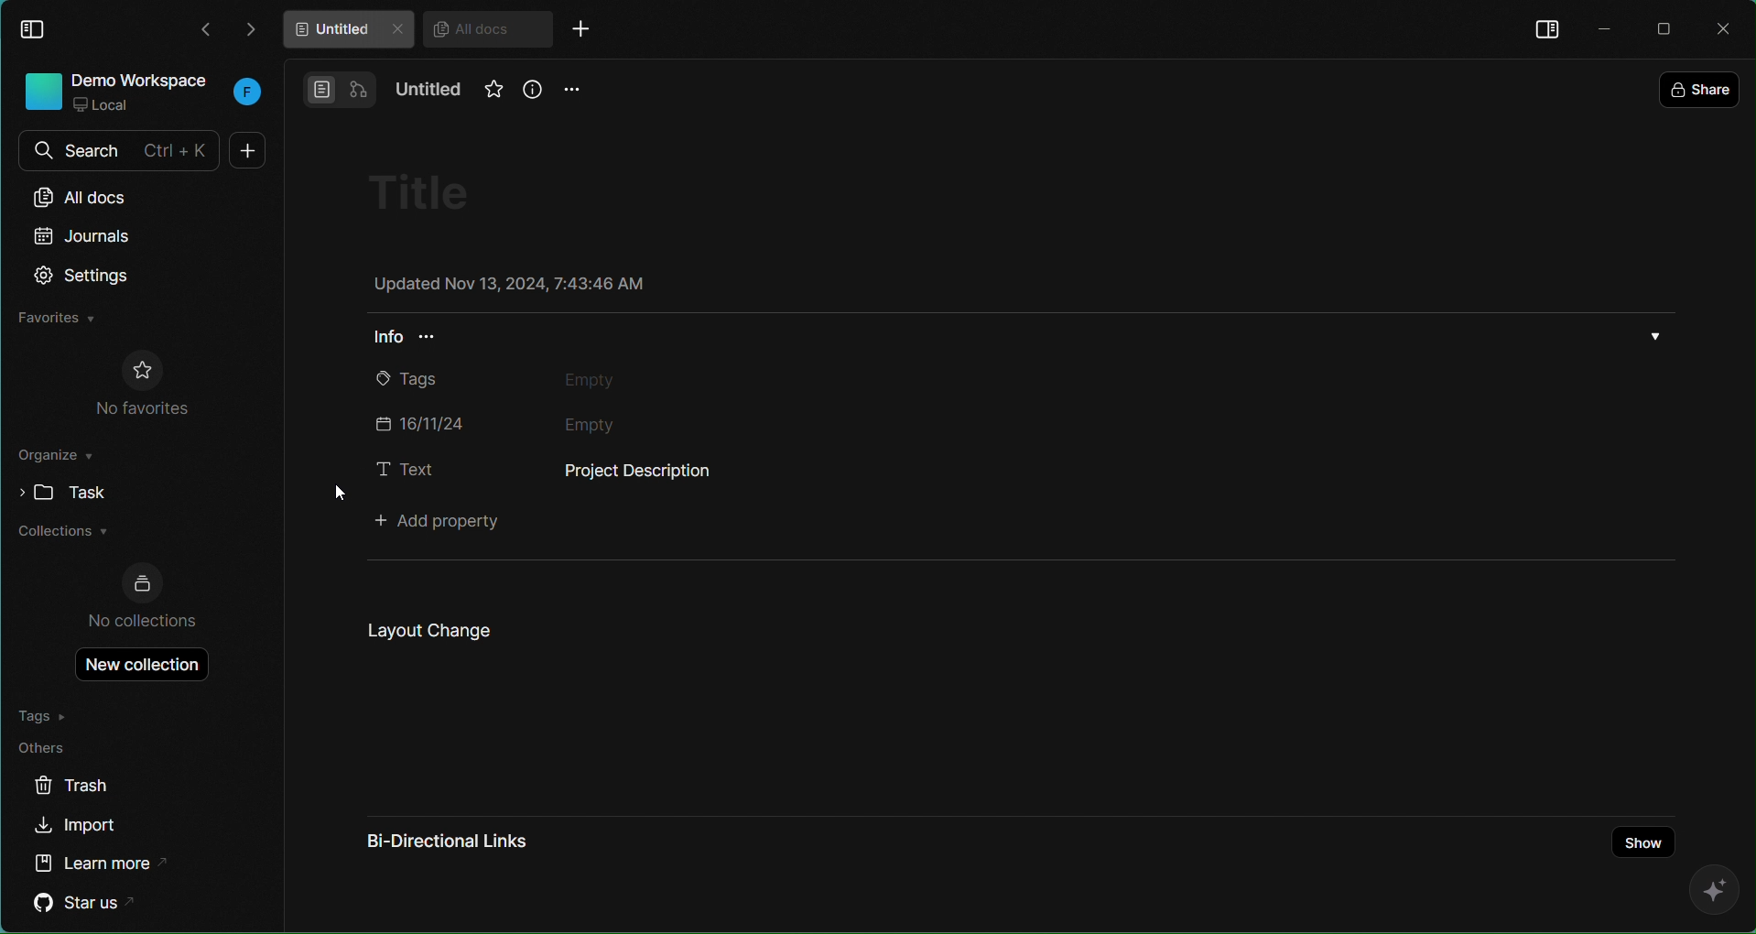 Image resolution: width=1756 pixels, height=934 pixels. Describe the element at coordinates (488, 30) in the screenshot. I see `@ All docs` at that location.